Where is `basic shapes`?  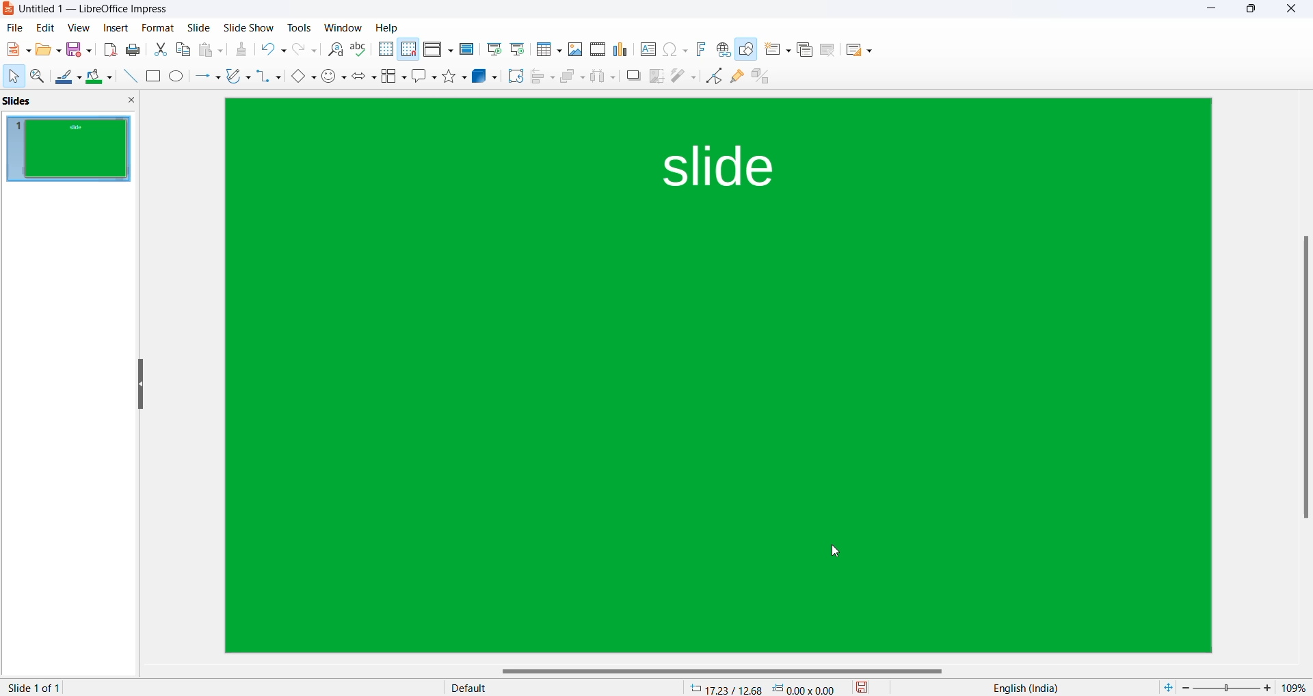
basic shapes is located at coordinates (302, 77).